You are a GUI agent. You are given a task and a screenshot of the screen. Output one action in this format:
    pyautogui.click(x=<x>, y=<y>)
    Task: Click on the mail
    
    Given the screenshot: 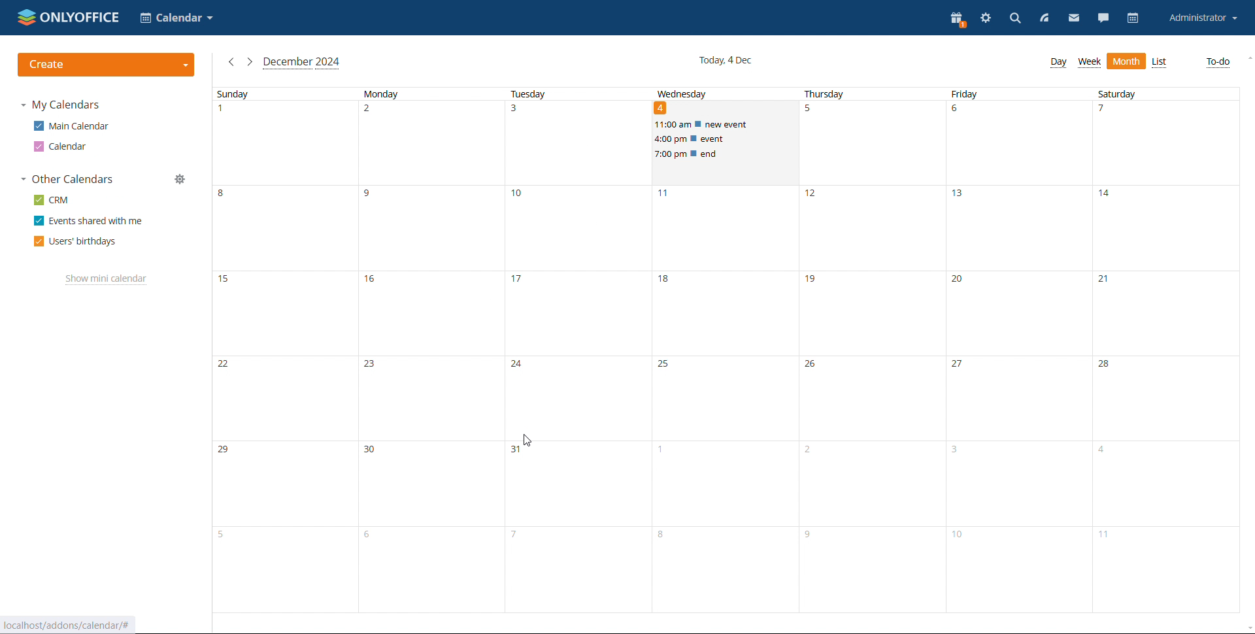 What is the action you would take?
    pyautogui.click(x=1073, y=17)
    